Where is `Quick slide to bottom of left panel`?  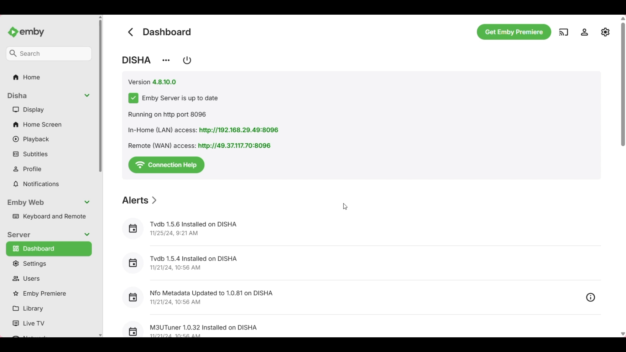 Quick slide to bottom of left panel is located at coordinates (100, 335).